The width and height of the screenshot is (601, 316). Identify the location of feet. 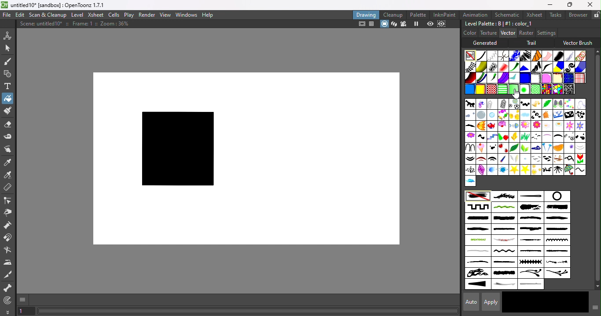
(481, 137).